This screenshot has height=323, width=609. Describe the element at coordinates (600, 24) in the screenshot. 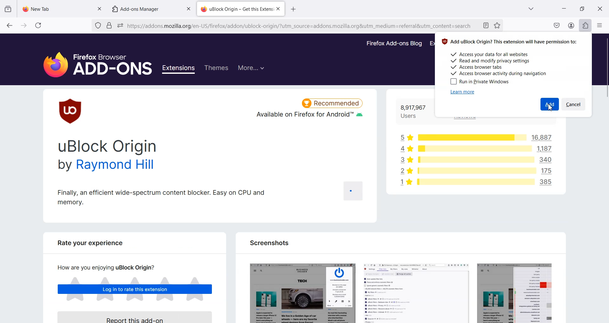

I see `Open Application Menu` at that location.